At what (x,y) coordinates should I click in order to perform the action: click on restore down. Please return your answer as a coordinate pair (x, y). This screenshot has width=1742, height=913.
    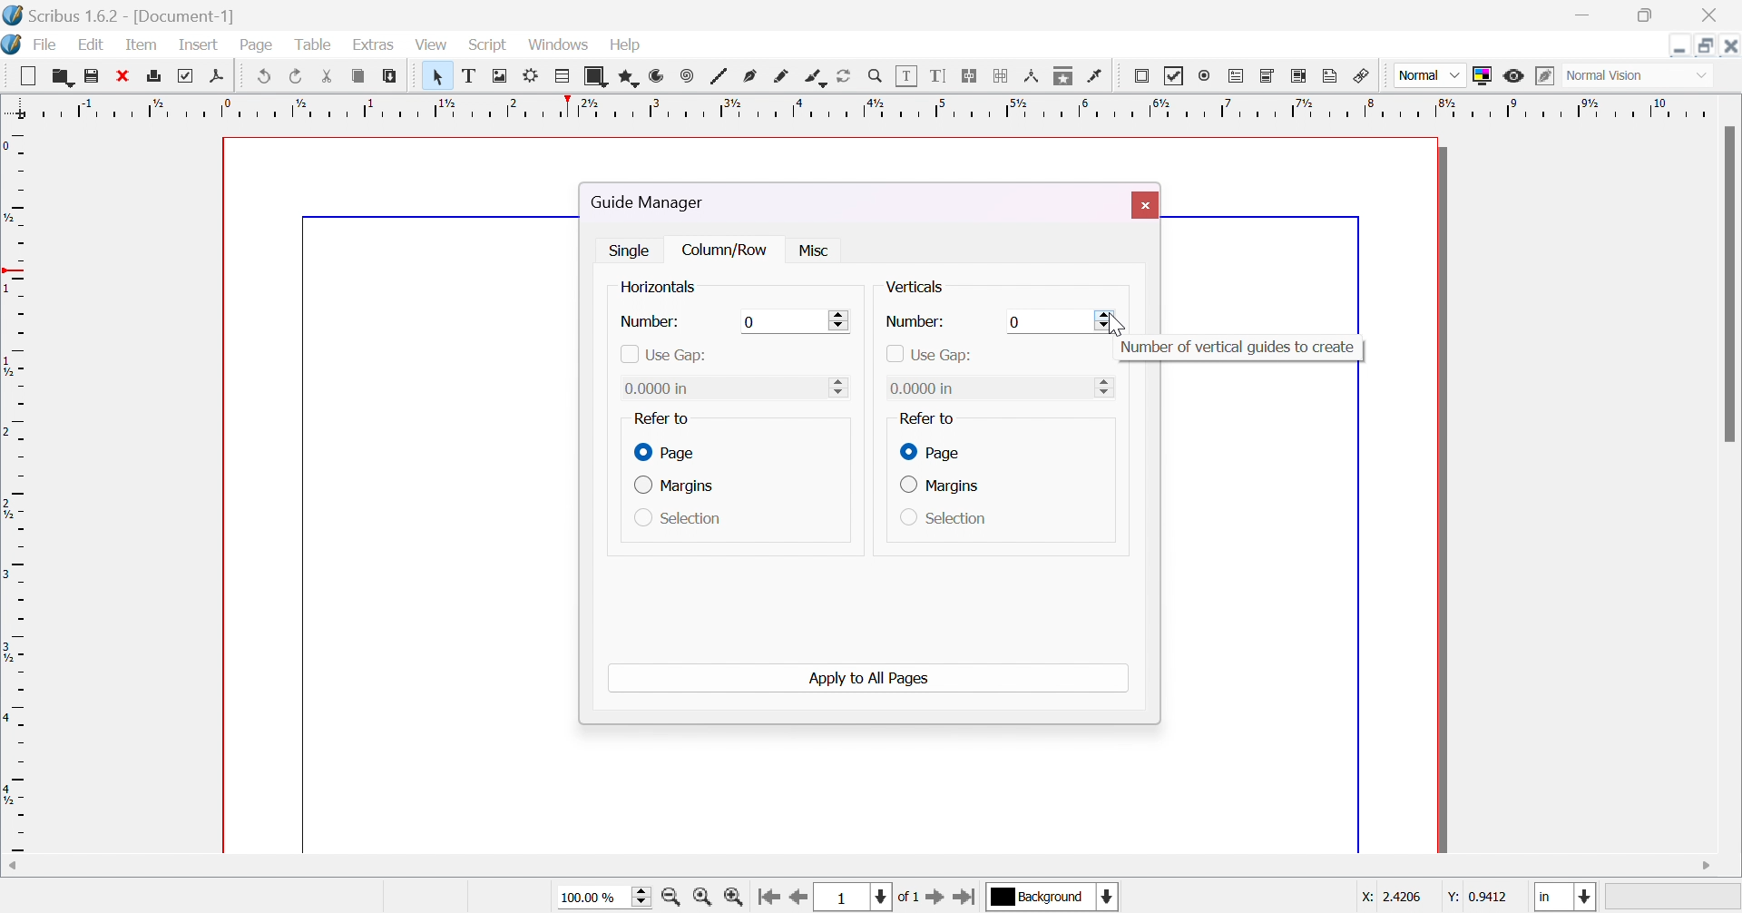
    Looking at the image, I should click on (1646, 16).